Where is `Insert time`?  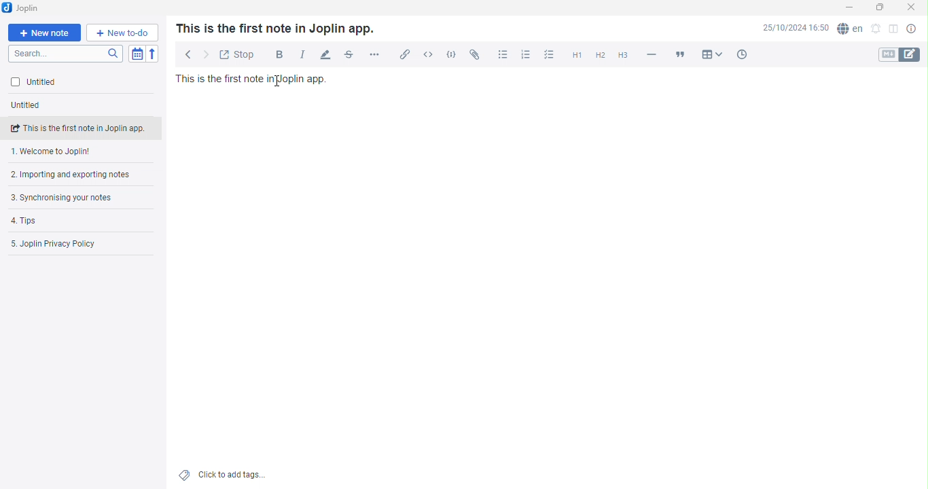
Insert time is located at coordinates (739, 54).